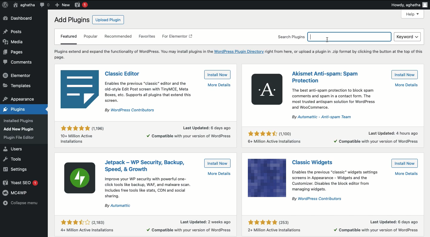 Image resolution: width=430 pixels, height=237 pixels. What do you see at coordinates (13, 31) in the screenshot?
I see `Posts` at bounding box center [13, 31].